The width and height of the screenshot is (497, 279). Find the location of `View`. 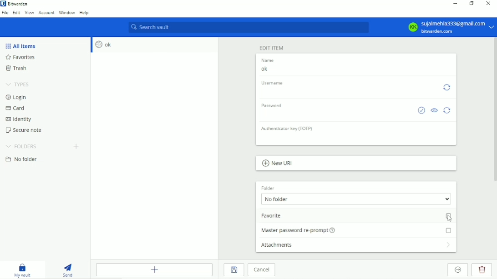

View is located at coordinates (30, 13).